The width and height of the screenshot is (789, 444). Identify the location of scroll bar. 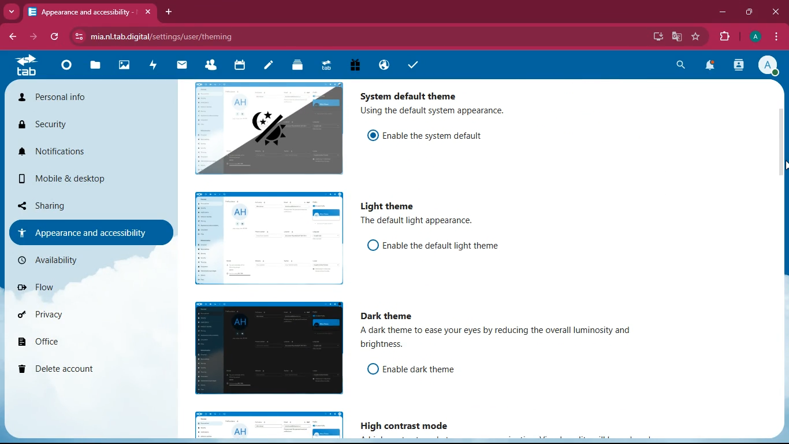
(783, 198).